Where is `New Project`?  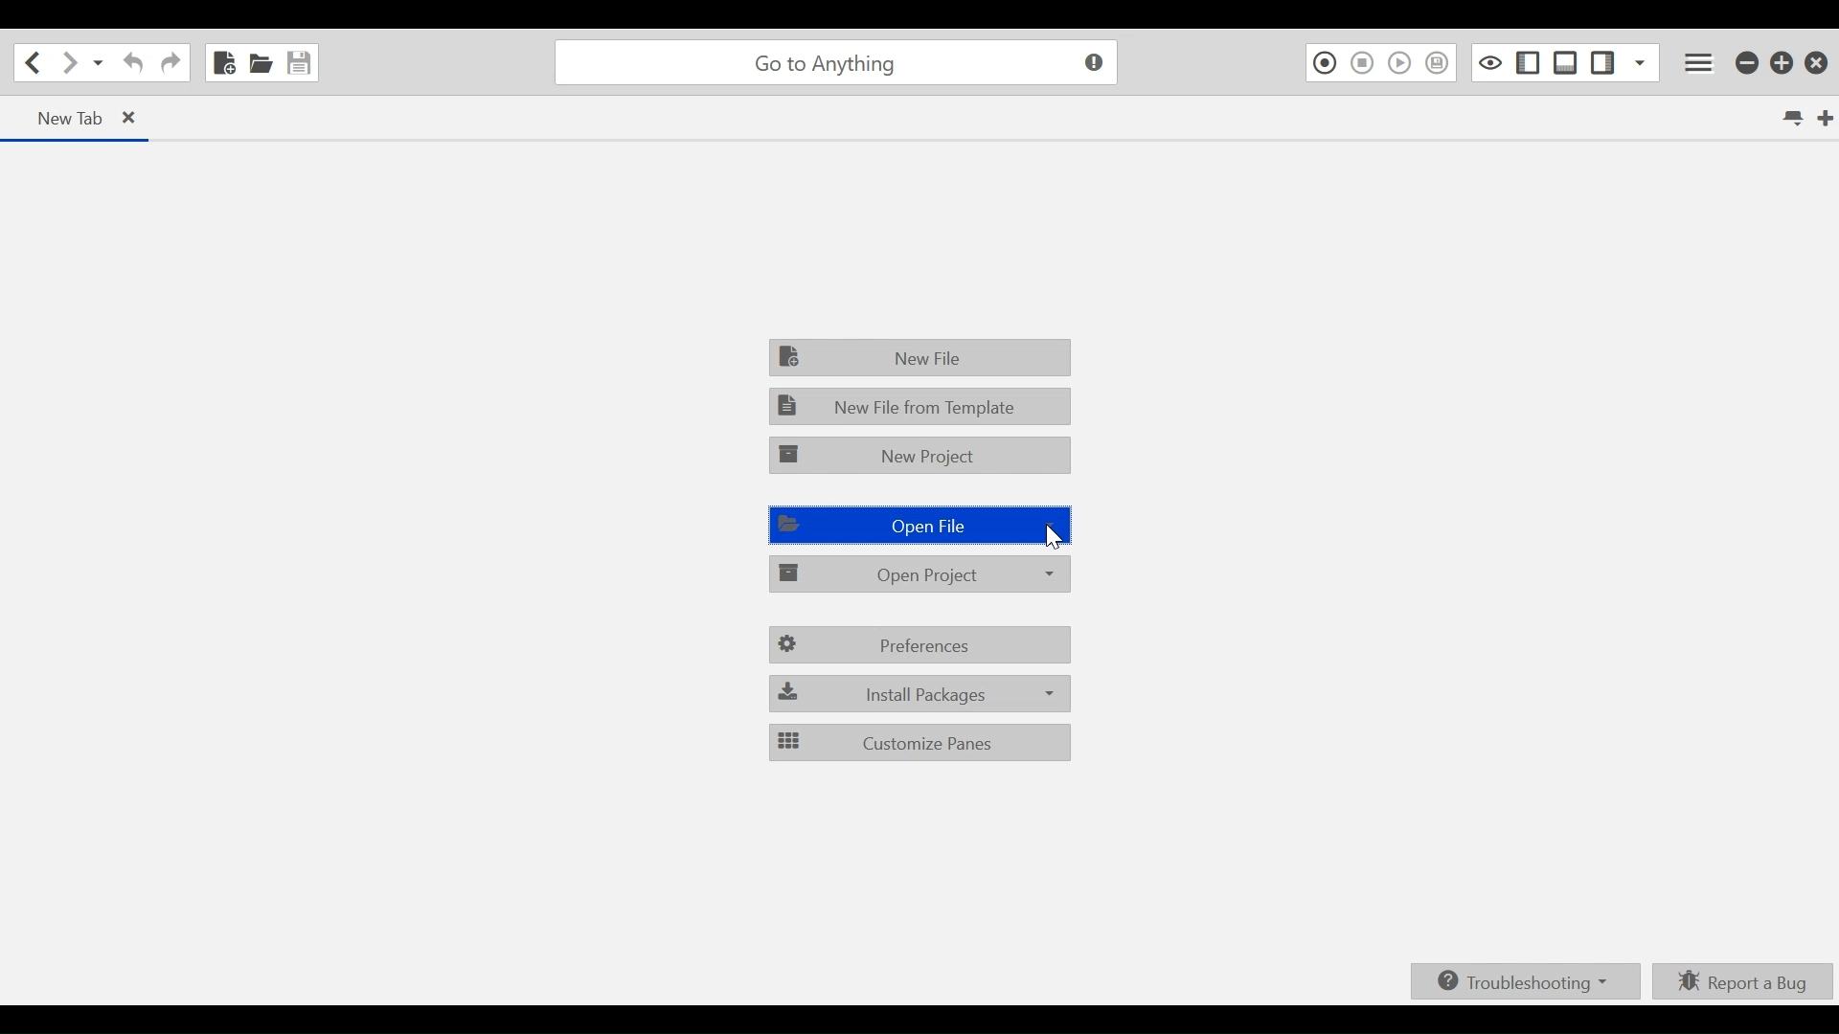 New Project is located at coordinates (919, 458).